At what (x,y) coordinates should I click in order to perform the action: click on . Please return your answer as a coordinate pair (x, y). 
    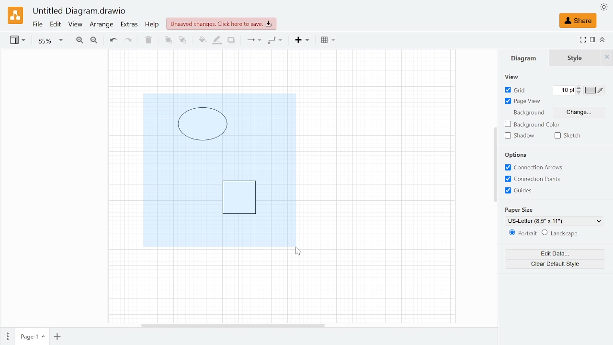
    Looking at the image, I should click on (583, 40).